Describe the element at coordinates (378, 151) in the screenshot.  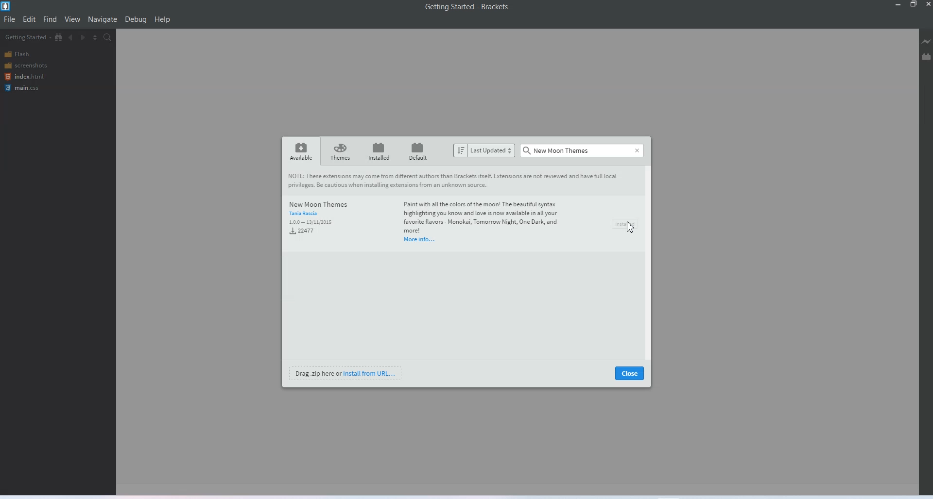
I see `installed` at that location.